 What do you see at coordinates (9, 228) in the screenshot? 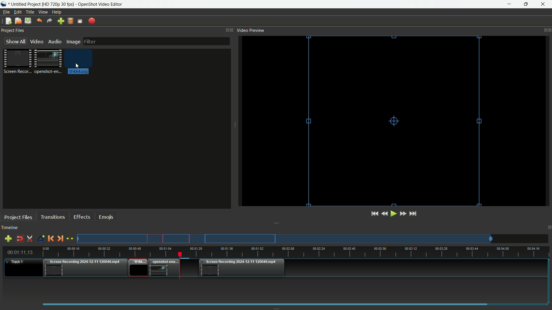
I see `Timeline` at bounding box center [9, 228].